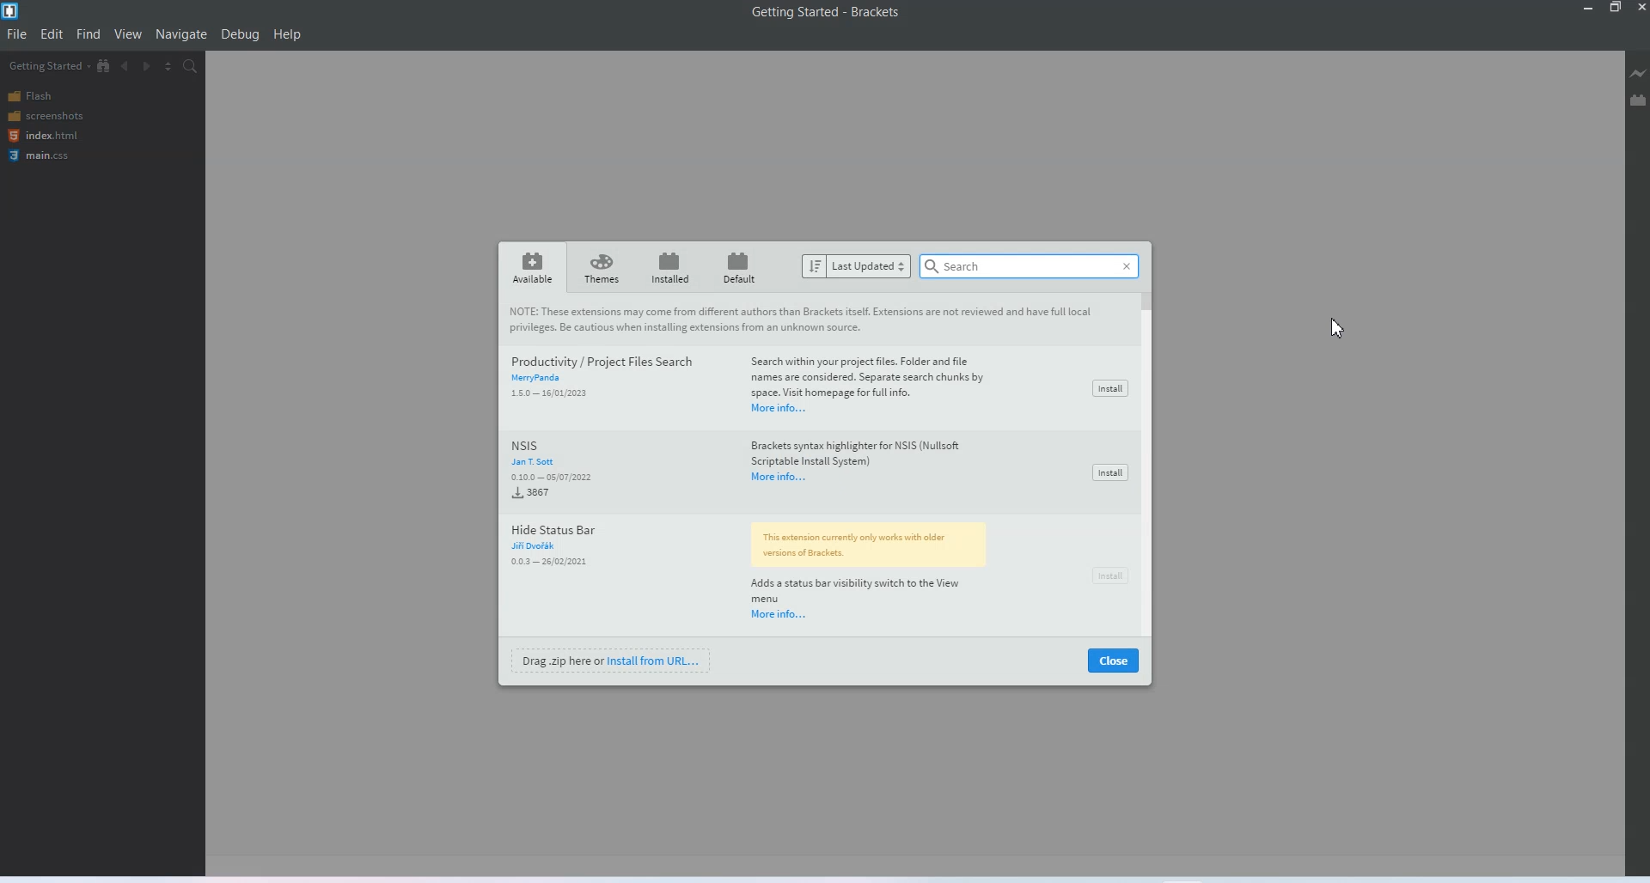 The width and height of the screenshot is (1650, 883). I want to click on Productivity / Project Files Search
MeryPanda
150 16/01/2023, so click(606, 377).